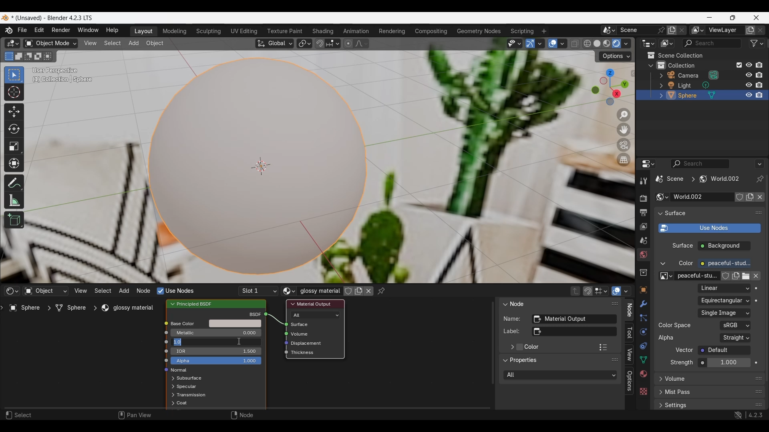 This screenshot has height=432, width=769. Describe the element at coordinates (515, 44) in the screenshot. I see `Selectability and visibility options` at that location.